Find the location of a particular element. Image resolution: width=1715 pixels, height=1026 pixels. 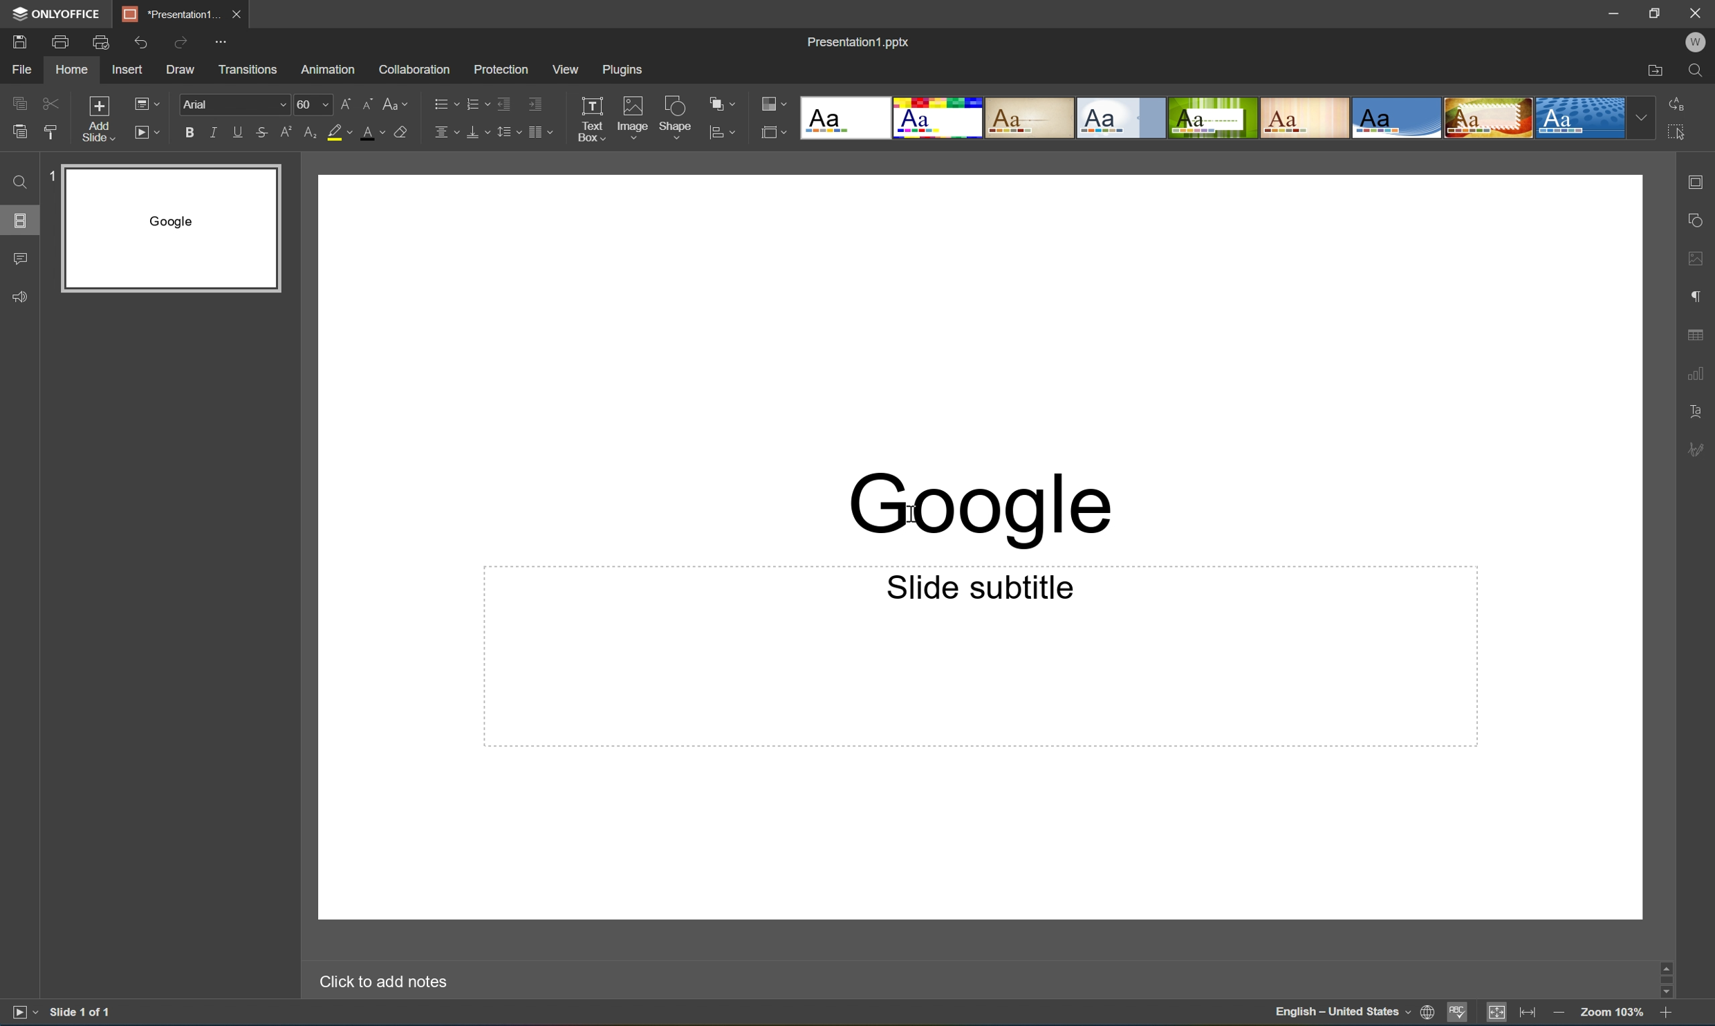

Superscript is located at coordinates (285, 135).